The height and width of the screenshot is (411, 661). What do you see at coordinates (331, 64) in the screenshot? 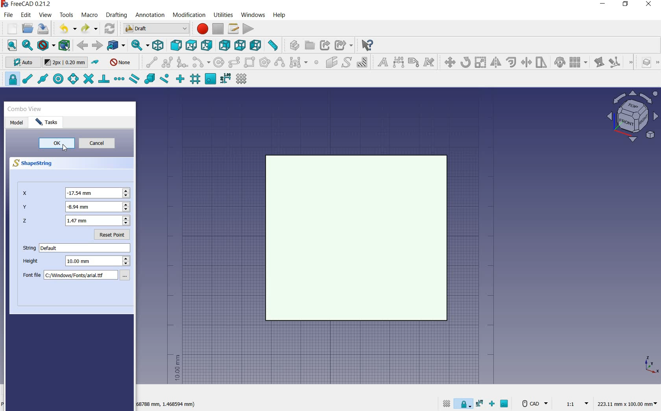
I see `facebinder` at bounding box center [331, 64].